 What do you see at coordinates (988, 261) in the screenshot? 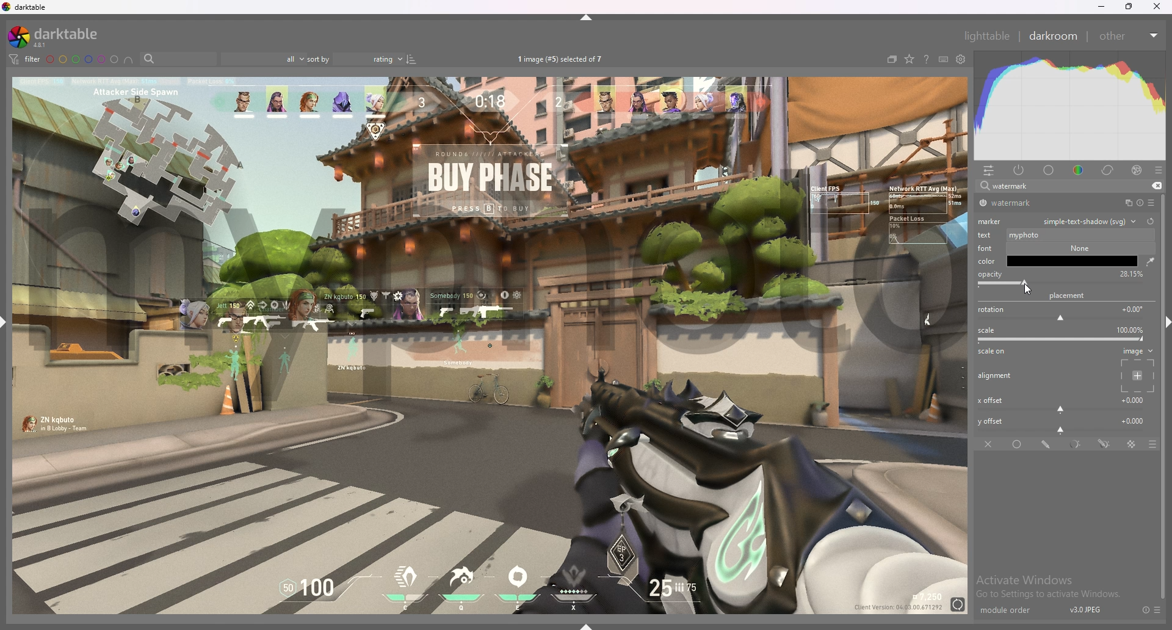
I see `color` at bounding box center [988, 261].